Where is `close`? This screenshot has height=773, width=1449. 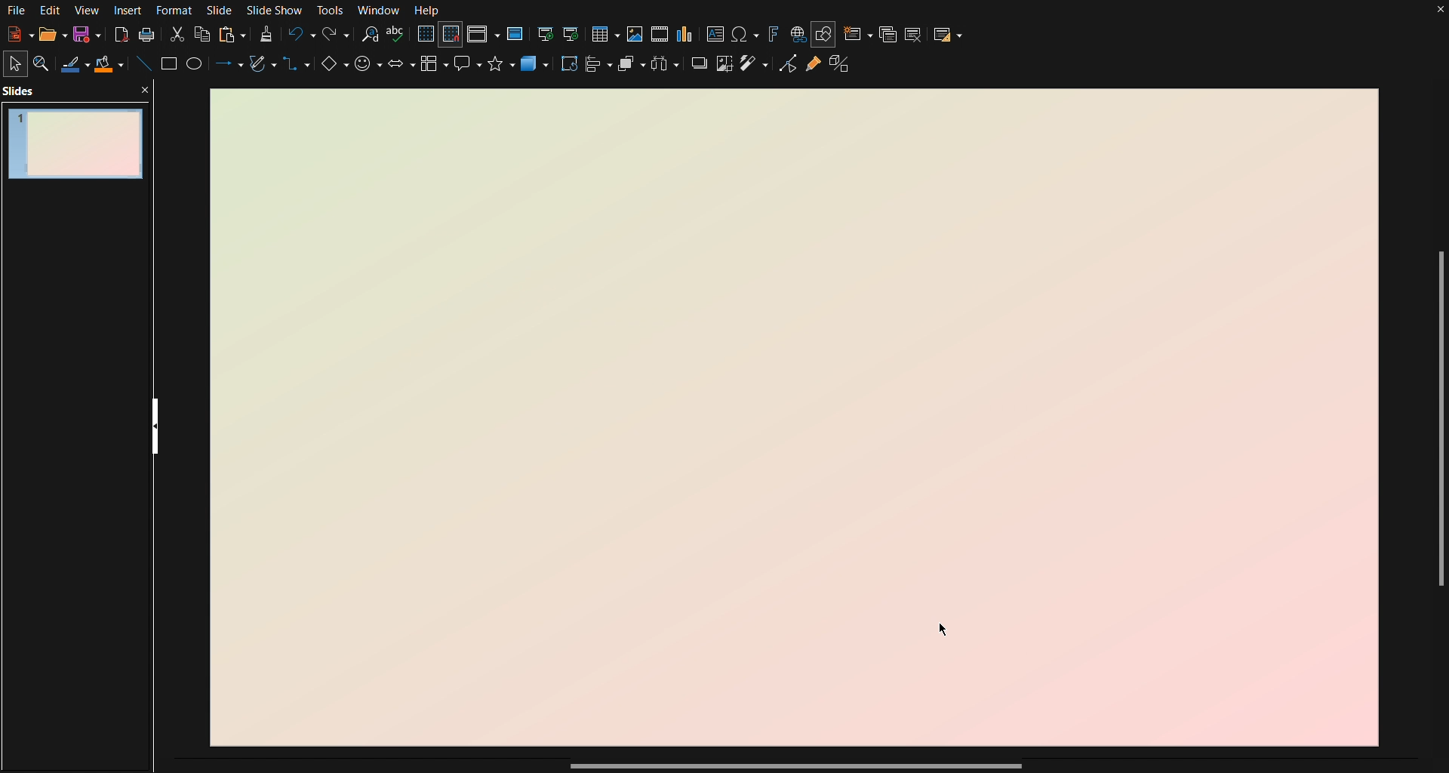 close is located at coordinates (146, 89).